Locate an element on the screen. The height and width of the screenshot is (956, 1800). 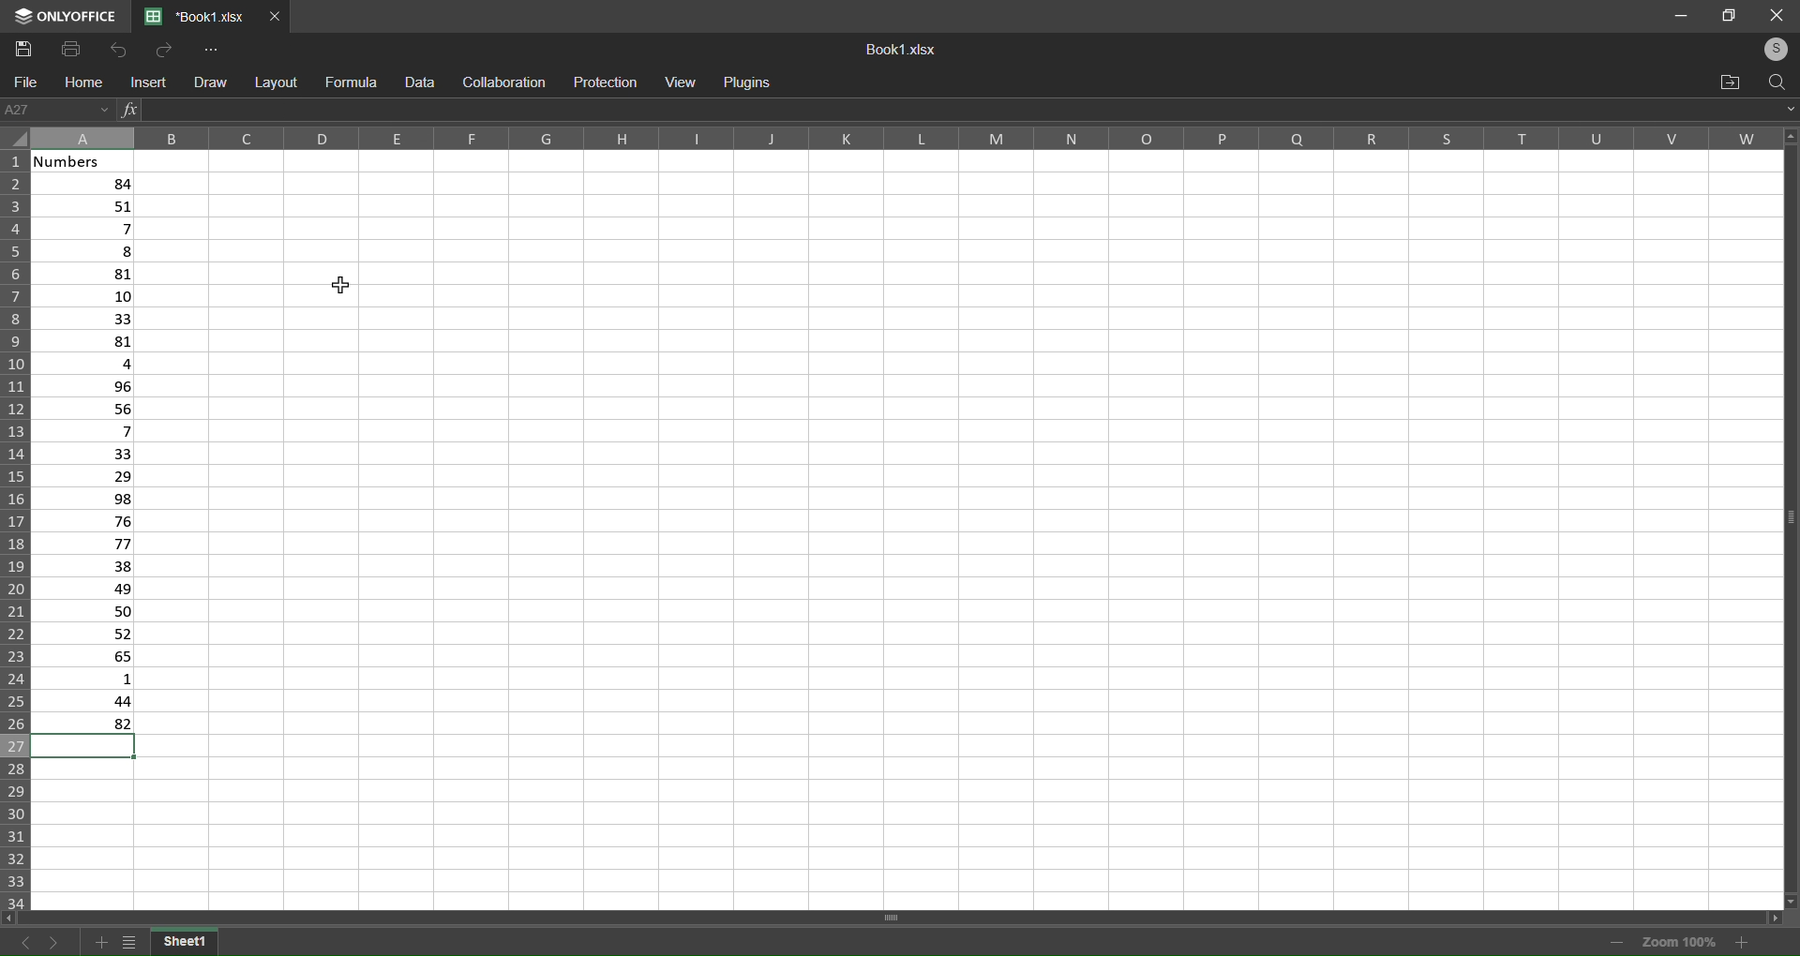
current sheet is located at coordinates (189, 942).